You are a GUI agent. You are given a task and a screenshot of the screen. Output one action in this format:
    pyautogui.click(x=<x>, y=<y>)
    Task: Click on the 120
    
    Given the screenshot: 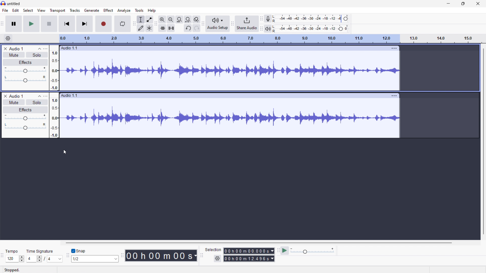 What is the action you would take?
    pyautogui.click(x=11, y=259)
    